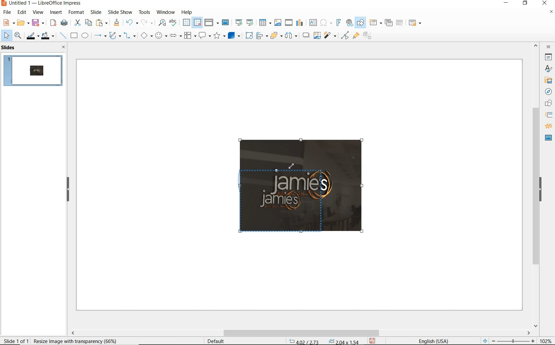  I want to click on symbol shapes, so click(161, 35).